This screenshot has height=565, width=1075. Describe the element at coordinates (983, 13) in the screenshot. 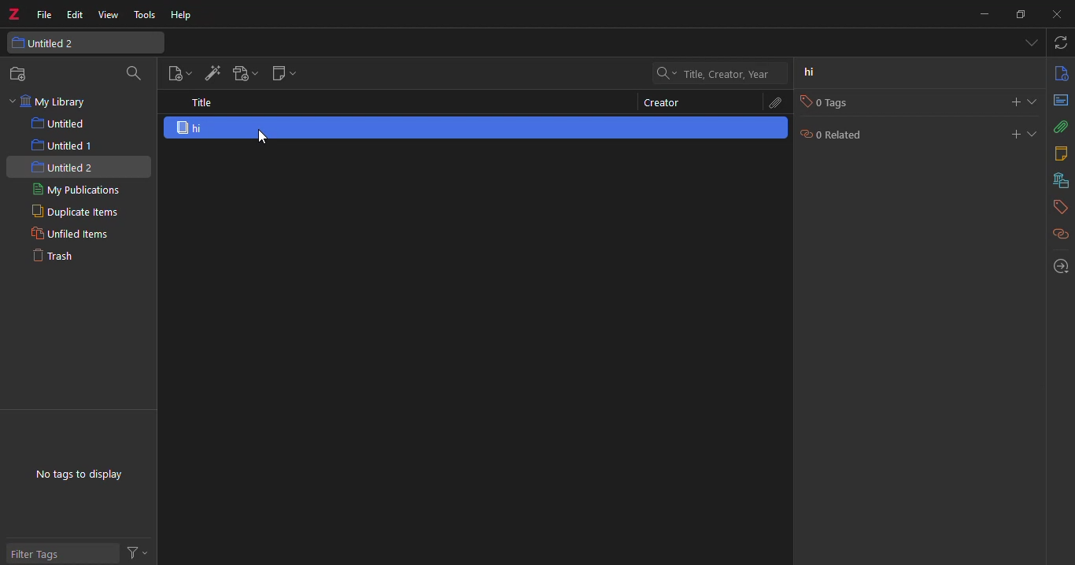

I see `munimize` at that location.